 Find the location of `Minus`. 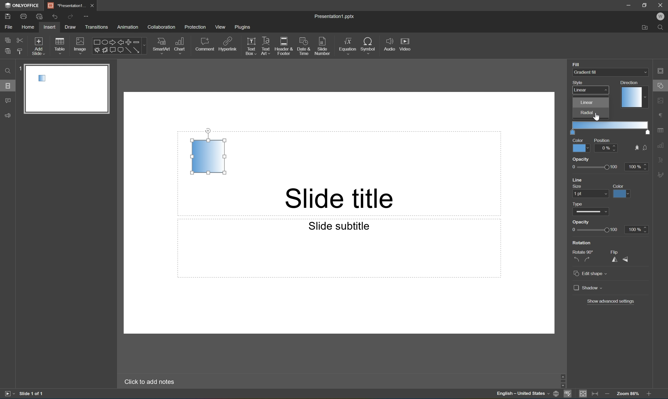

Minus is located at coordinates (140, 42).